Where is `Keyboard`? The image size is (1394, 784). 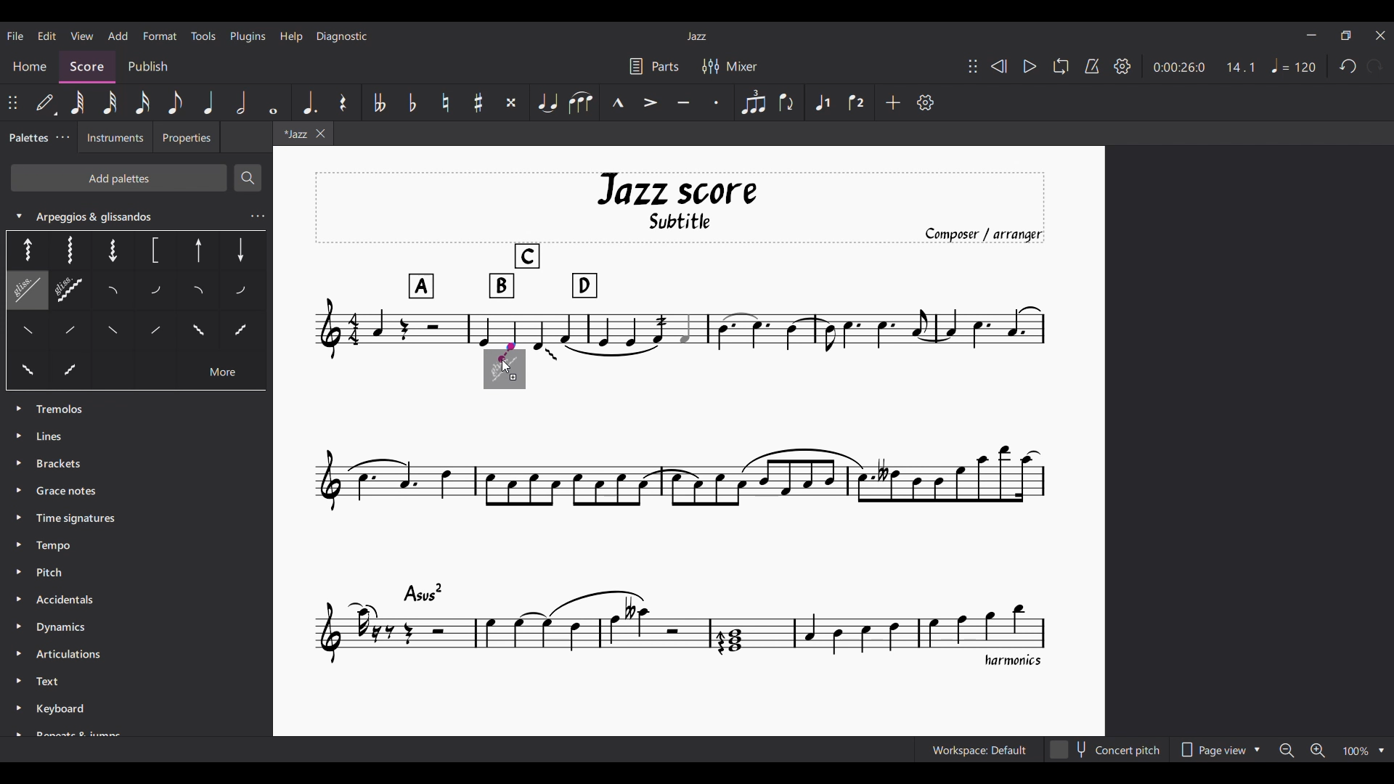
Keyboard is located at coordinates (79, 719).